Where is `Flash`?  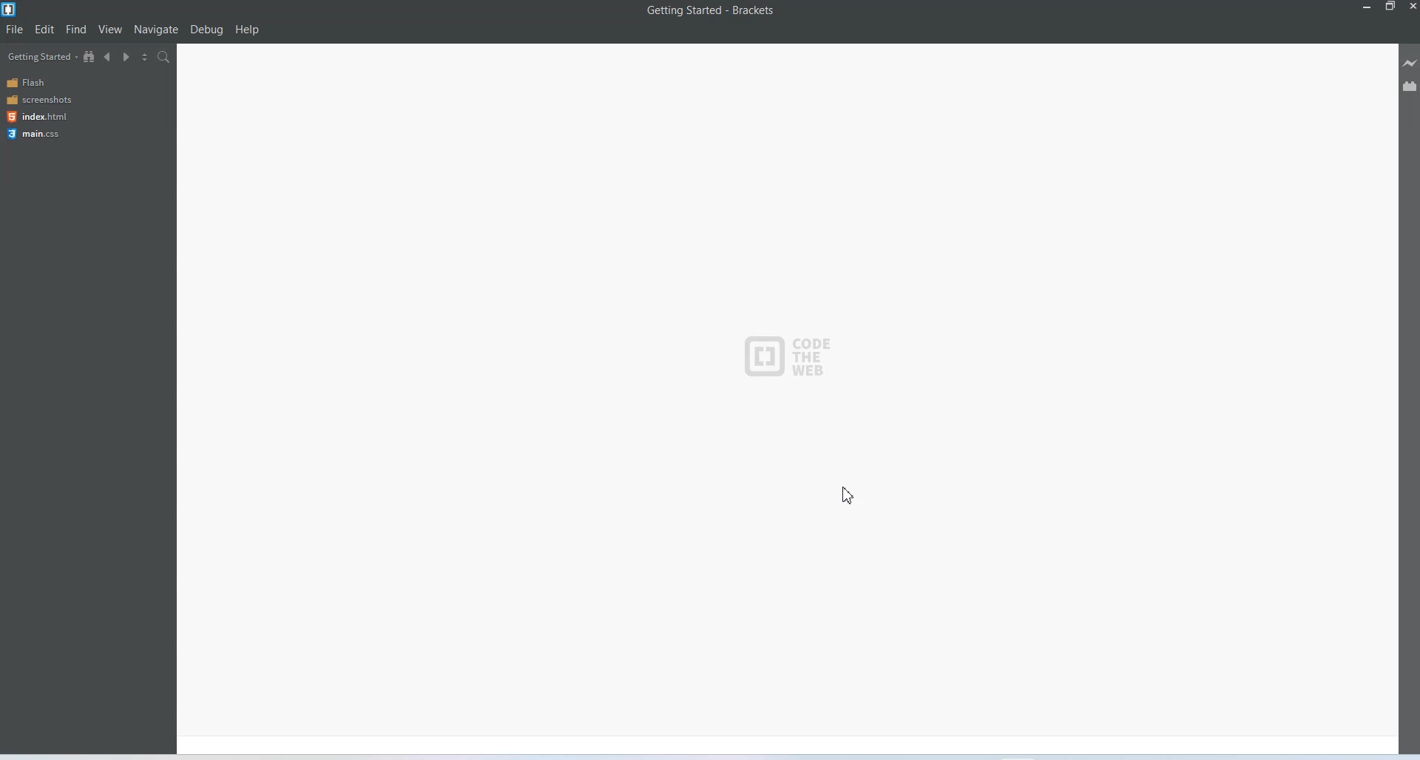 Flash is located at coordinates (37, 84).